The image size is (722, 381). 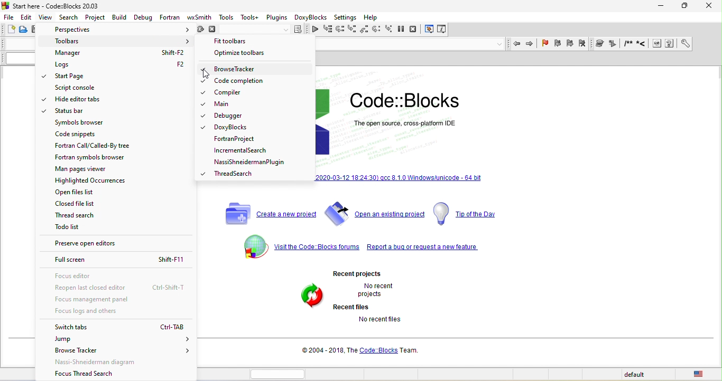 What do you see at coordinates (88, 171) in the screenshot?
I see `man pages viewer` at bounding box center [88, 171].